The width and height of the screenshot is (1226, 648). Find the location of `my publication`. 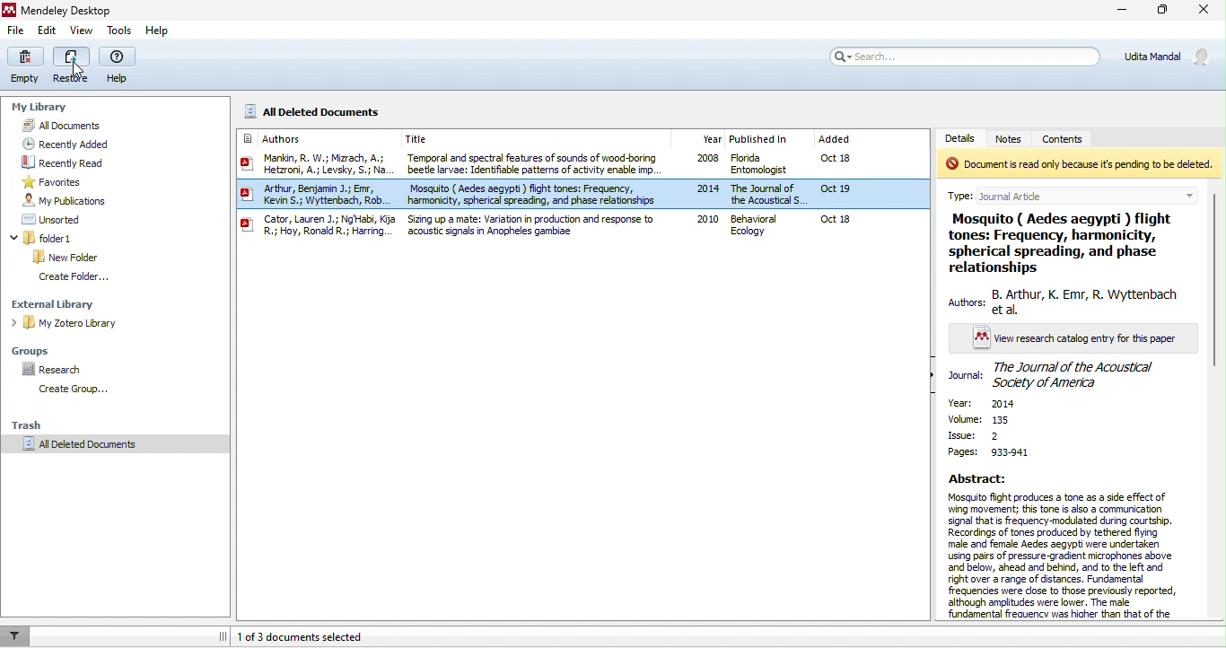

my publication is located at coordinates (72, 200).